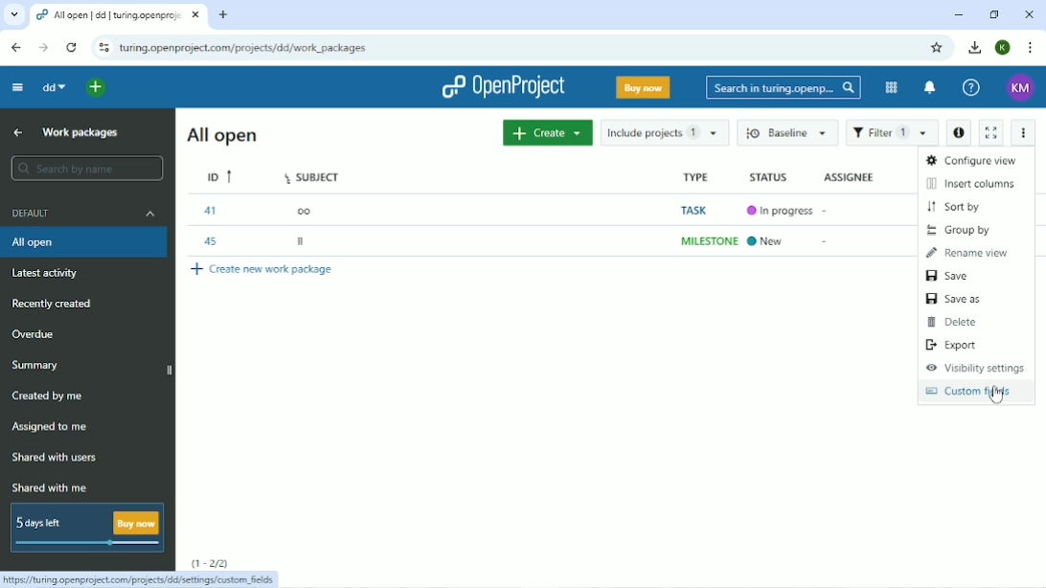 The height and width of the screenshot is (588, 1046). What do you see at coordinates (780, 211) in the screenshot?
I see `Status` at bounding box center [780, 211].